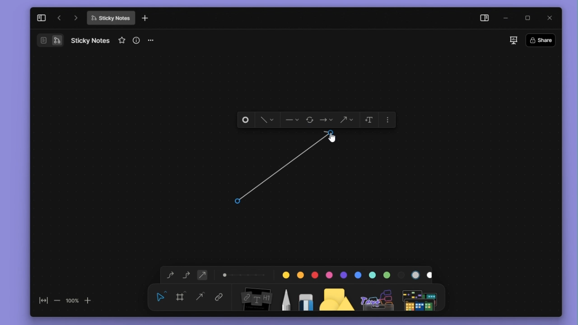 The height and width of the screenshot is (325, 578). What do you see at coordinates (368, 120) in the screenshot?
I see `add text` at bounding box center [368, 120].